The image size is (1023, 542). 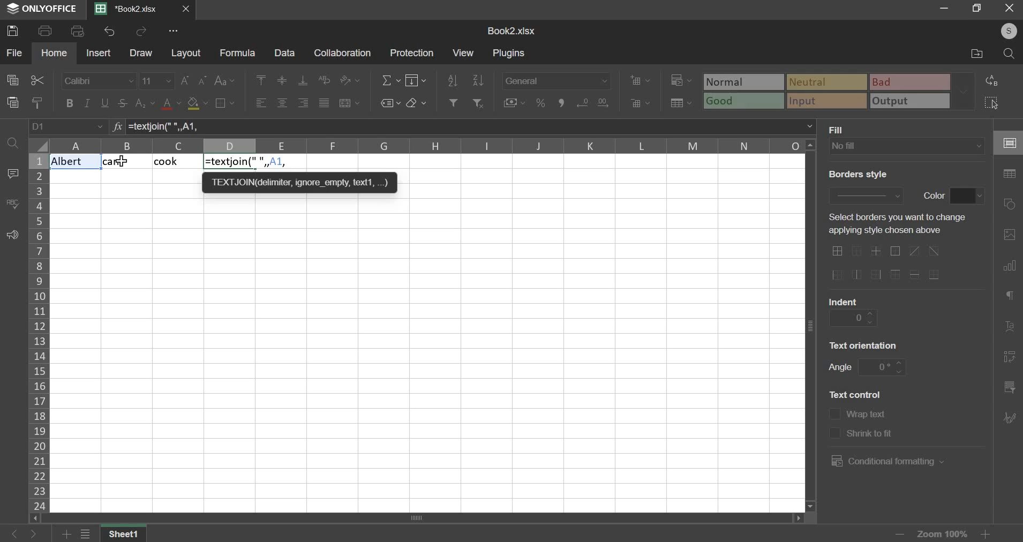 What do you see at coordinates (1009, 417) in the screenshot?
I see `signature` at bounding box center [1009, 417].